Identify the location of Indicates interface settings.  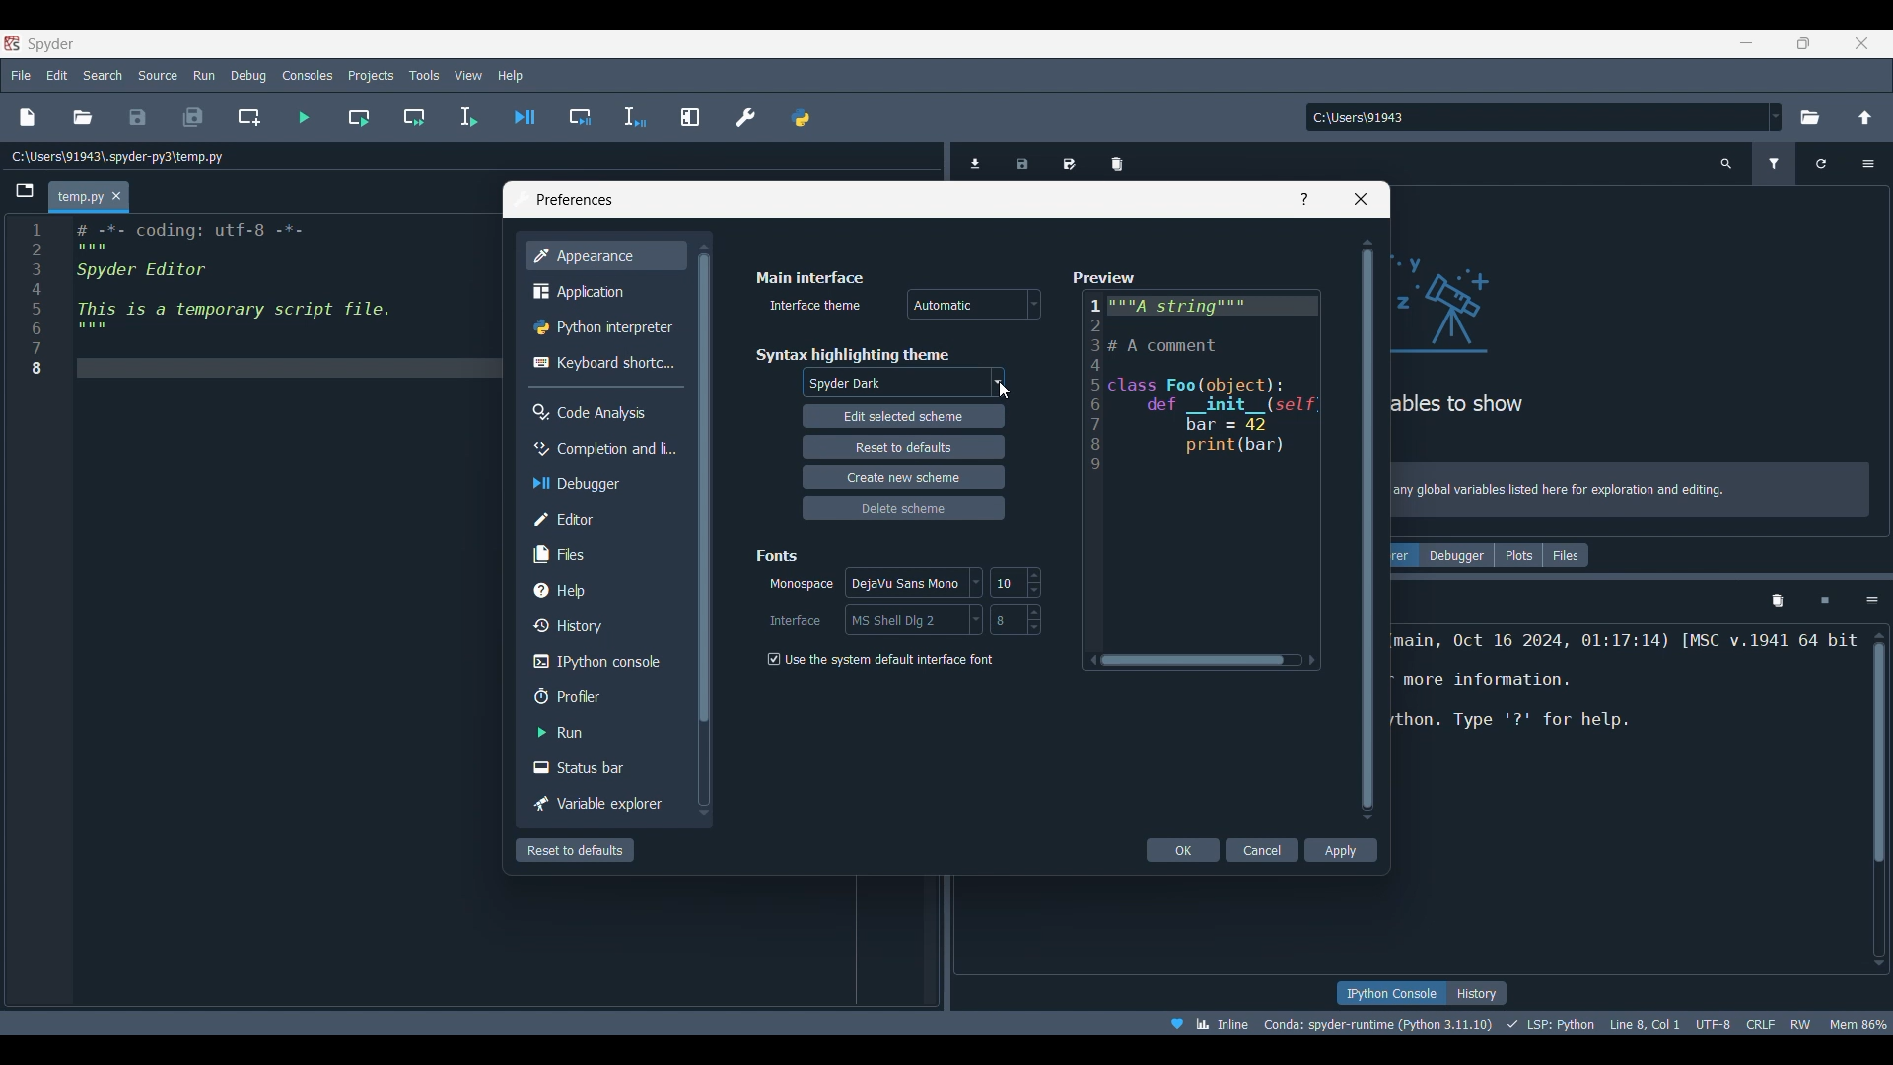
(796, 621).